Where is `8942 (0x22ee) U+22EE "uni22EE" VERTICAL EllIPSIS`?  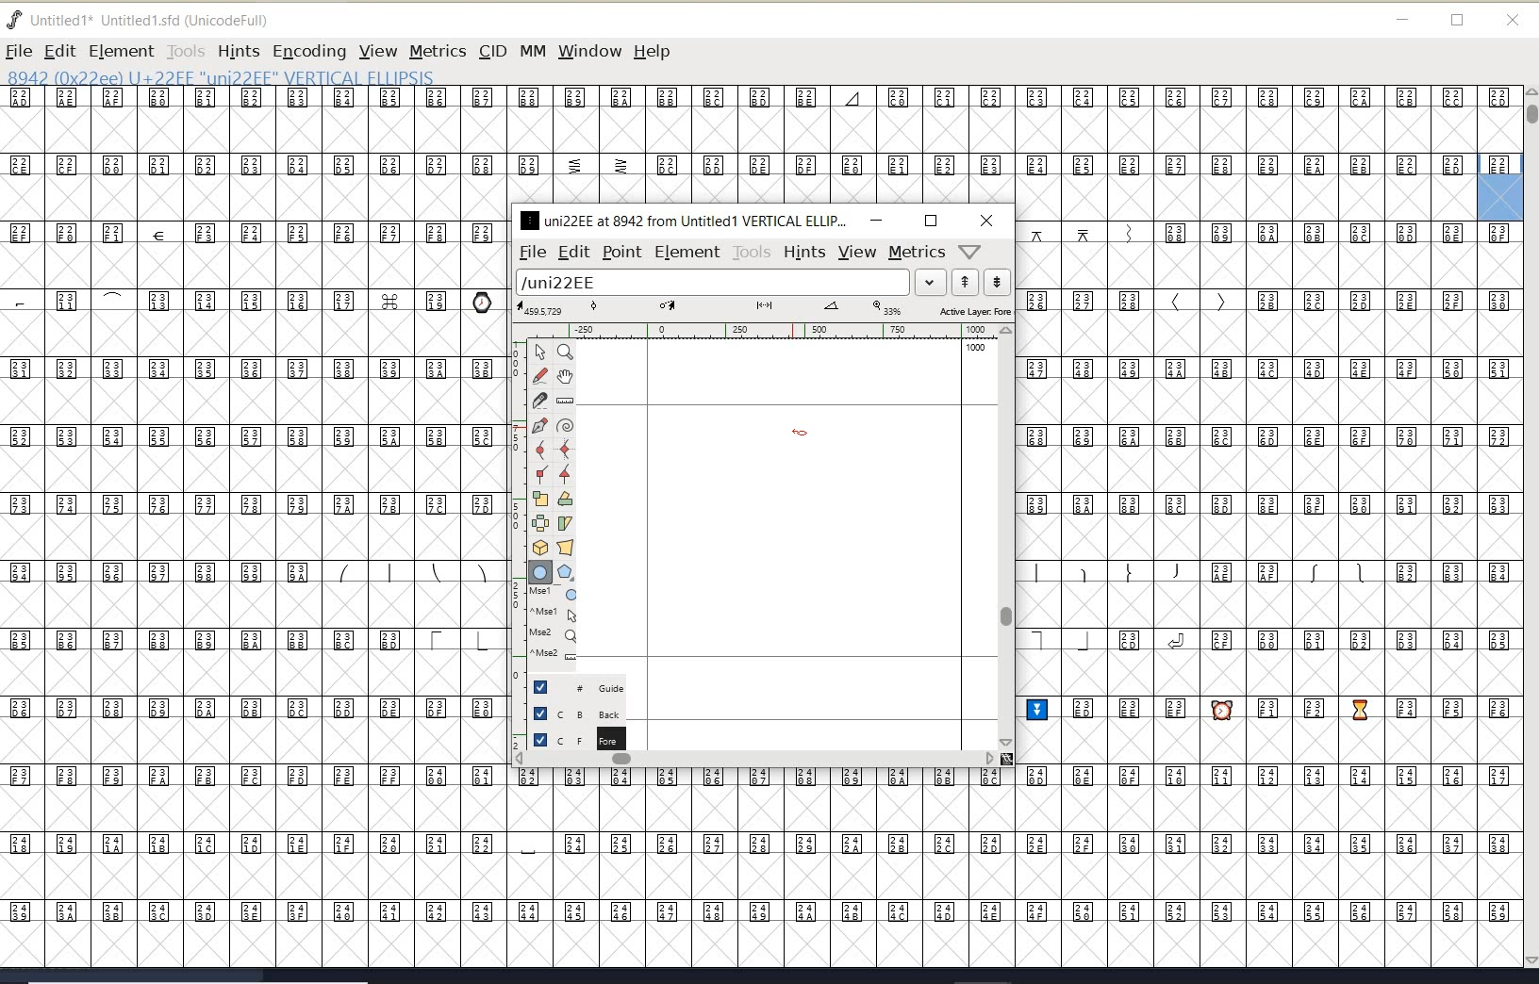
8942 (0x22ee) U+22EE "uni22EE" VERTICAL EllIPSIS is located at coordinates (283, 76).